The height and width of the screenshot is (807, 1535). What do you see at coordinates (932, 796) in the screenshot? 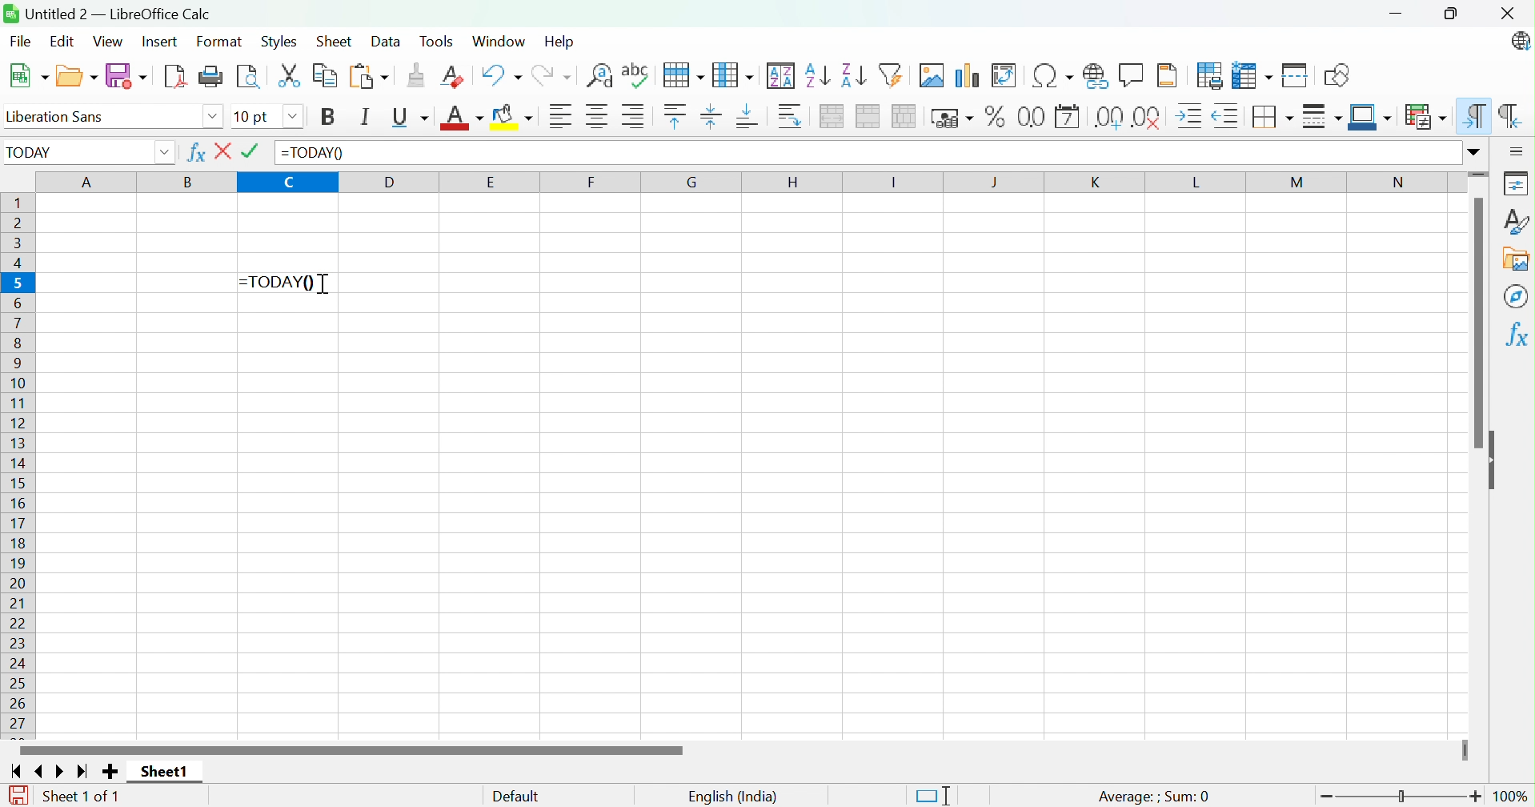
I see `Standard selection. Click to change selection mode.` at bounding box center [932, 796].